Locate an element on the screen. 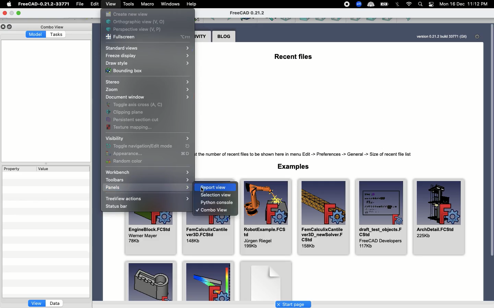 Image resolution: width=494 pixels, height=308 pixels. Combo view is located at coordinates (52, 27).